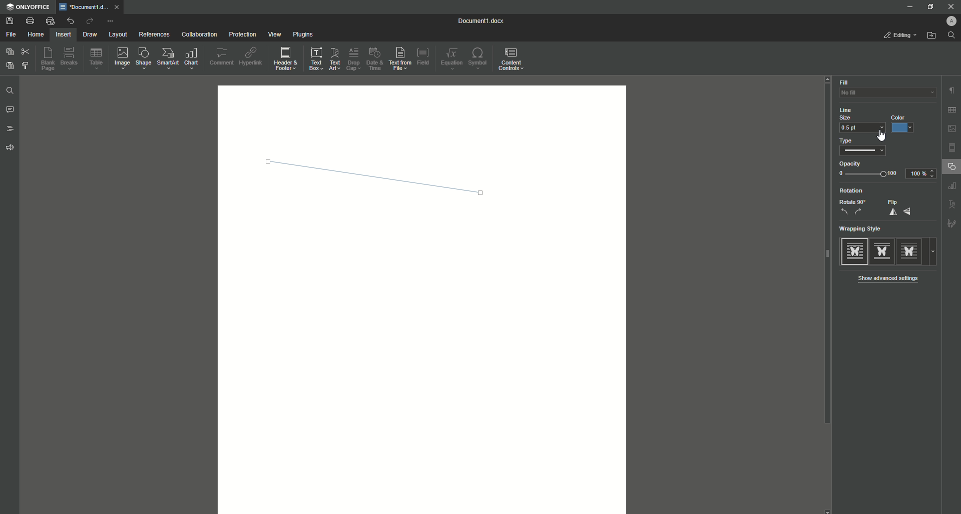 The height and width of the screenshot is (514, 961). I want to click on Draw, so click(90, 35).